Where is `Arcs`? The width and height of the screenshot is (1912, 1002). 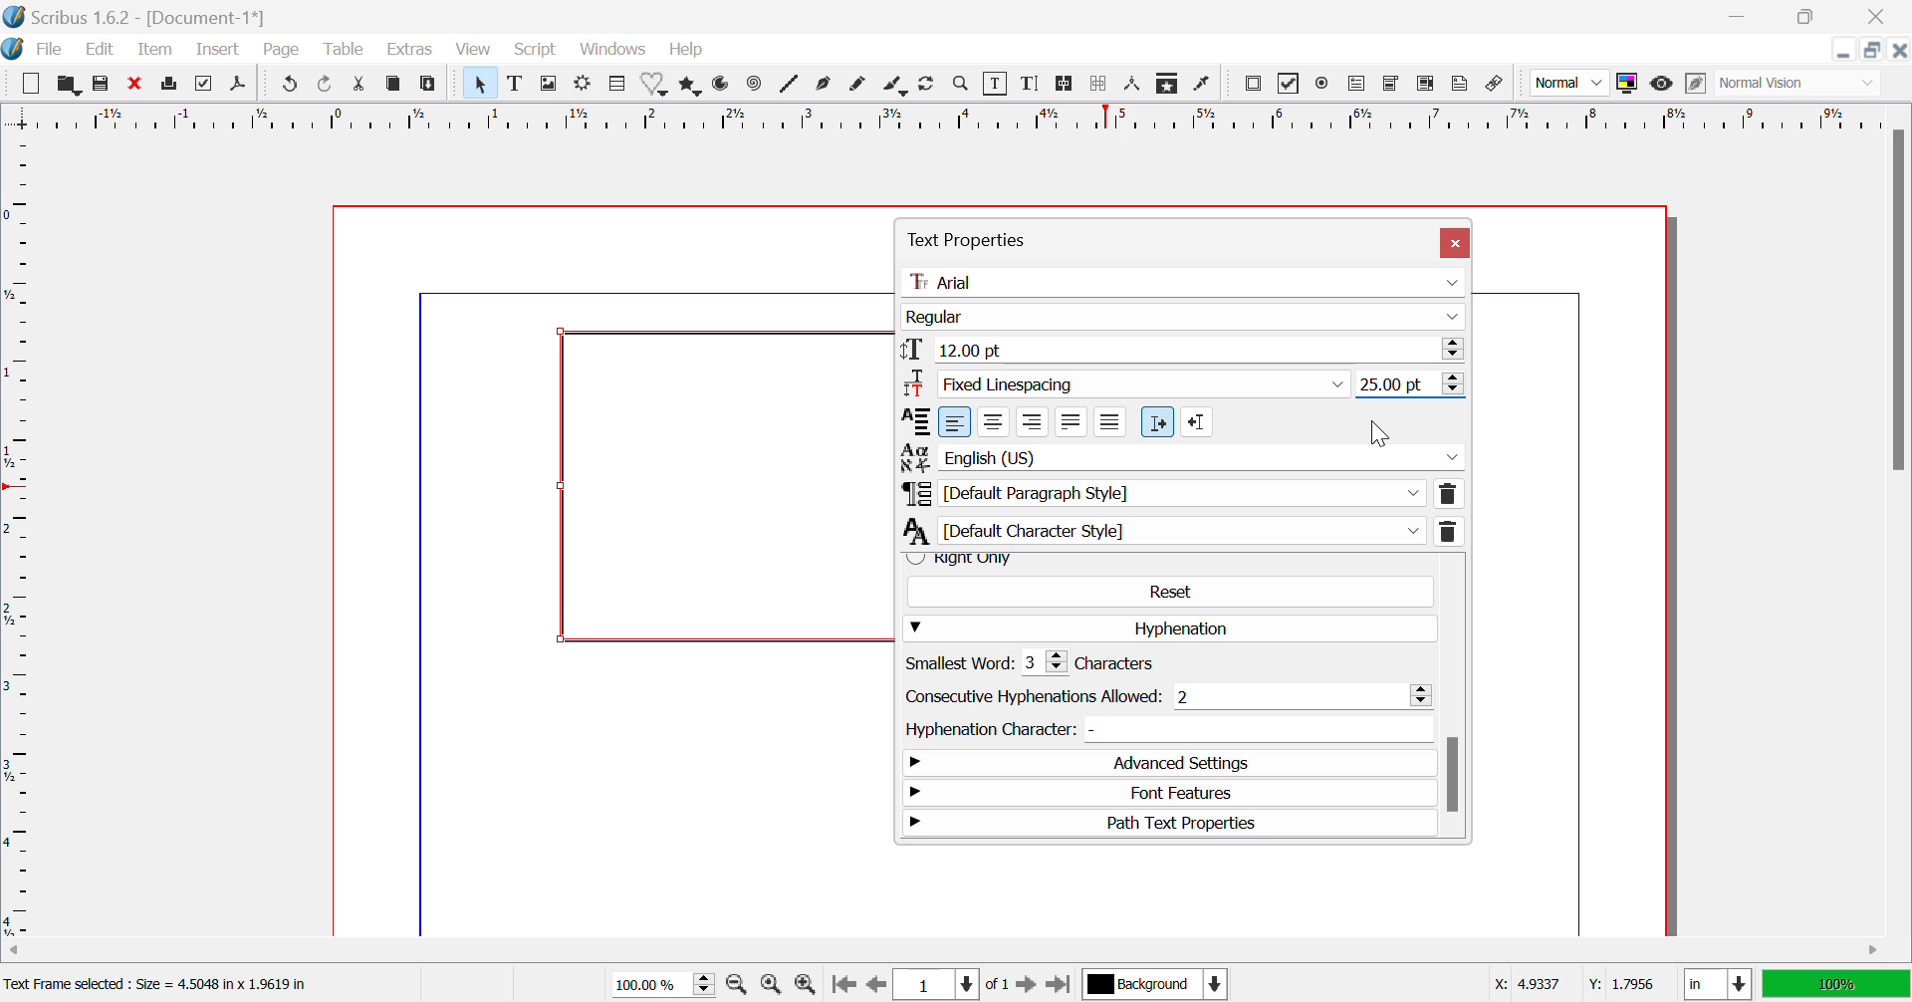 Arcs is located at coordinates (724, 87).